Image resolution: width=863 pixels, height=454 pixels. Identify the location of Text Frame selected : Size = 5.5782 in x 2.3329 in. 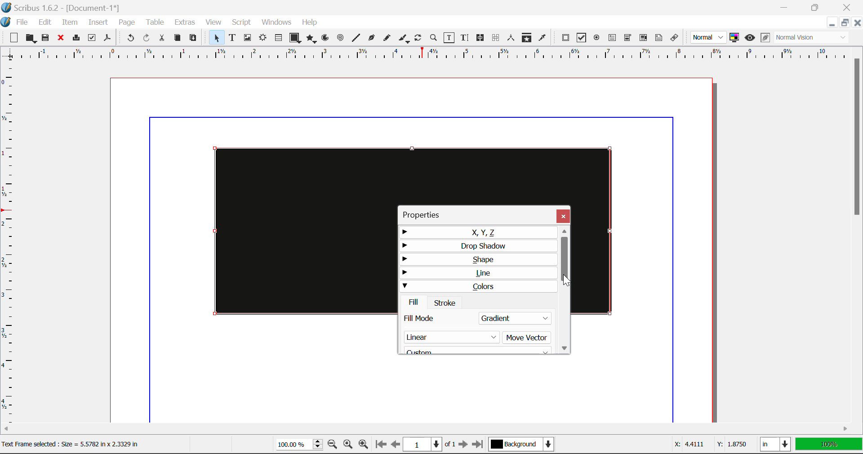
(72, 444).